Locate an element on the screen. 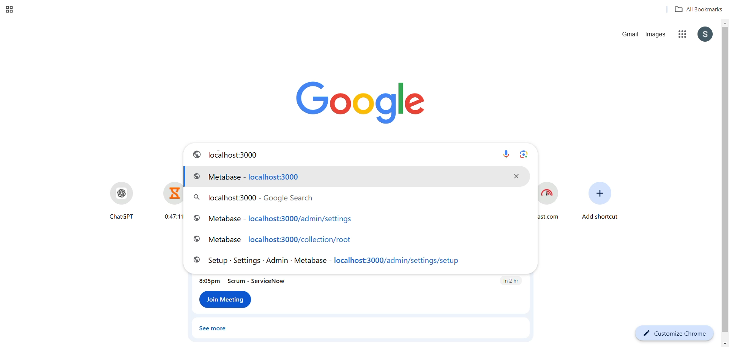 Image resolution: width=729 pixels, height=347 pixels. meeting info is located at coordinates (241, 280).